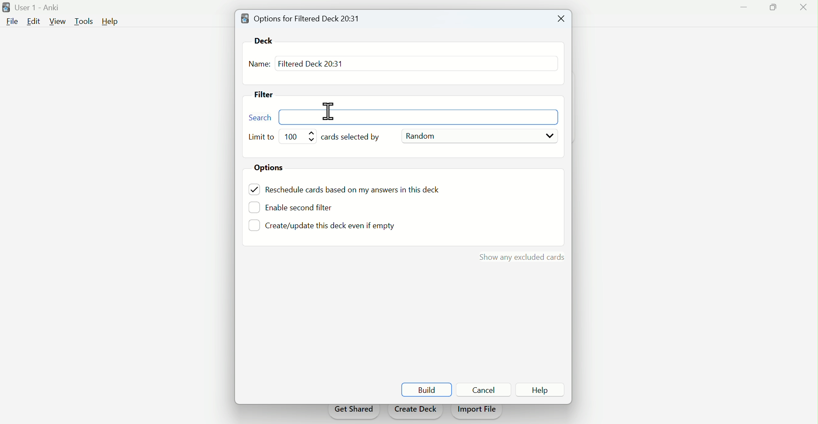 Image resolution: width=818 pixels, height=424 pixels. I want to click on reschedule cards based on my answers in this tech, so click(358, 191).